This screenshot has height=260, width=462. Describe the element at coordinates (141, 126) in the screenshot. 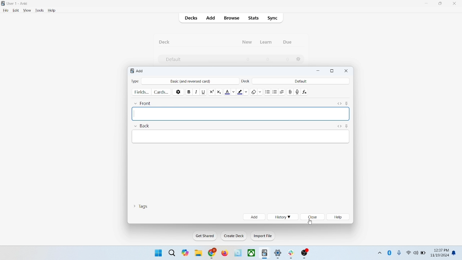

I see `back` at that location.